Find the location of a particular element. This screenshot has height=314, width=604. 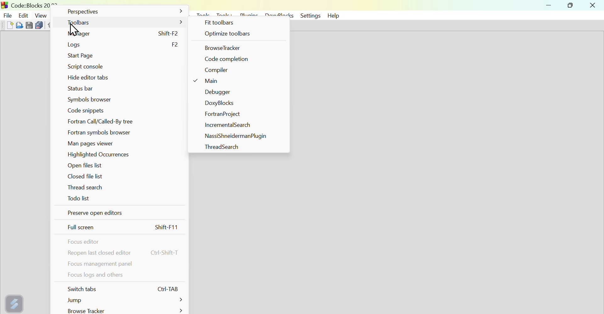

new is located at coordinates (6, 25).